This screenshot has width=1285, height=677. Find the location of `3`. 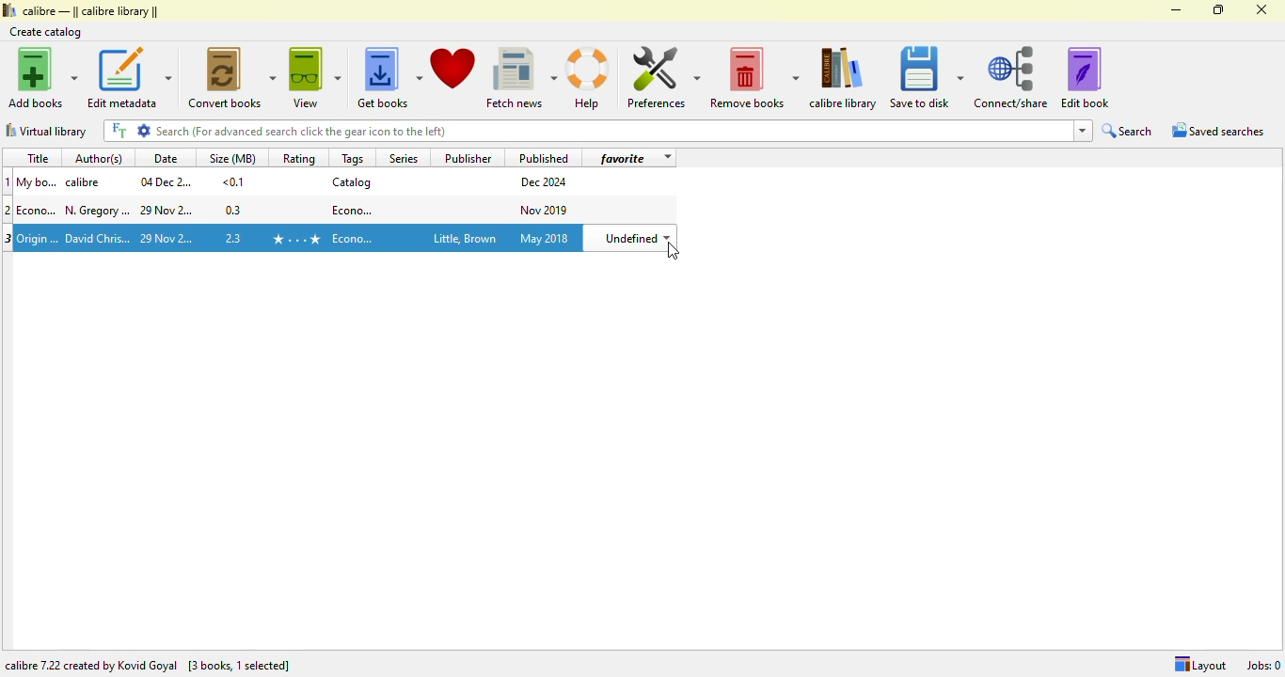

3 is located at coordinates (8, 239).